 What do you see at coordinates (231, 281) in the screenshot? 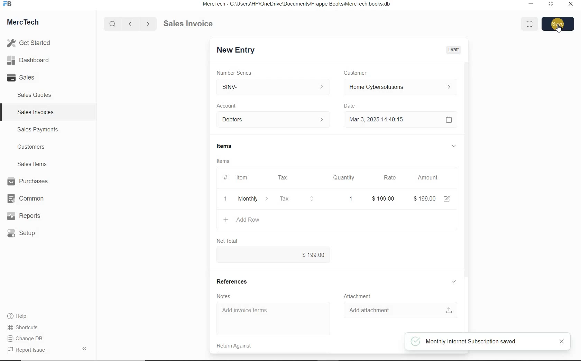
I see `References` at bounding box center [231, 281].